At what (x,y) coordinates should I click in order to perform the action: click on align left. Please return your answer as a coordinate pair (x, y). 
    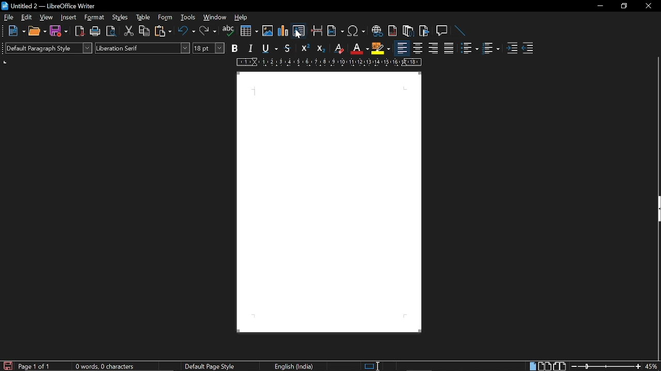
    Looking at the image, I should click on (402, 48).